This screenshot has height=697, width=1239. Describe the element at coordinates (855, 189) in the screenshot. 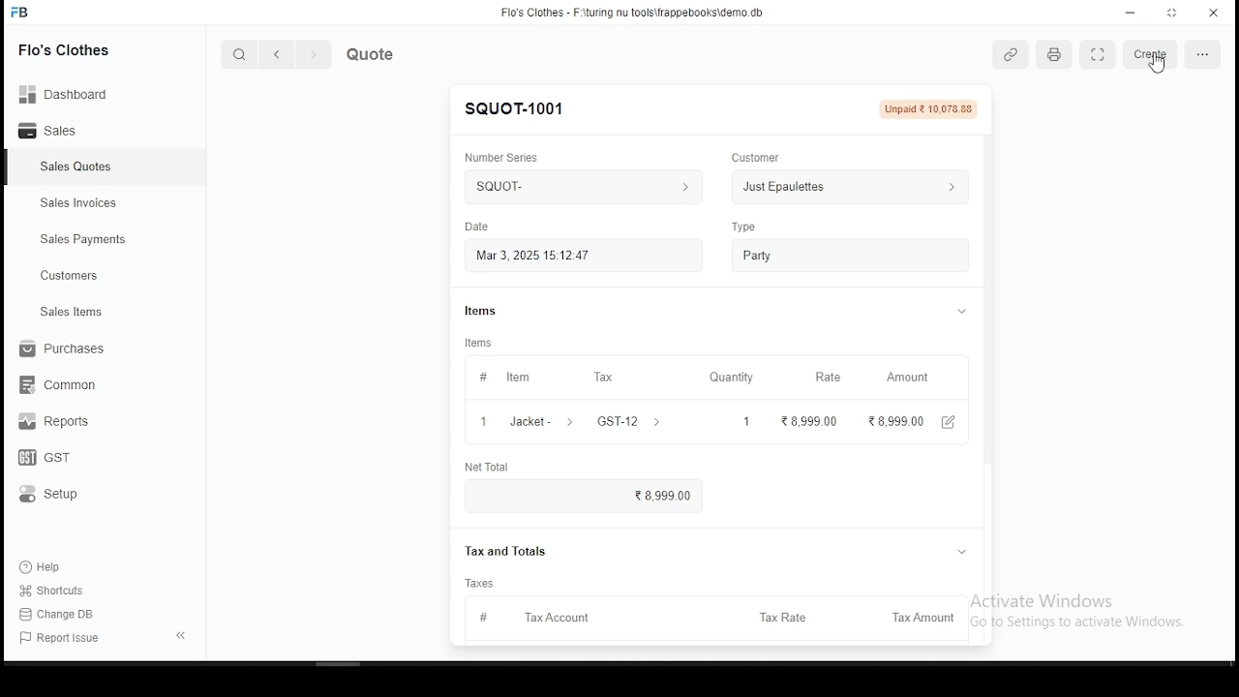

I see `Just Epaulettes >` at that location.